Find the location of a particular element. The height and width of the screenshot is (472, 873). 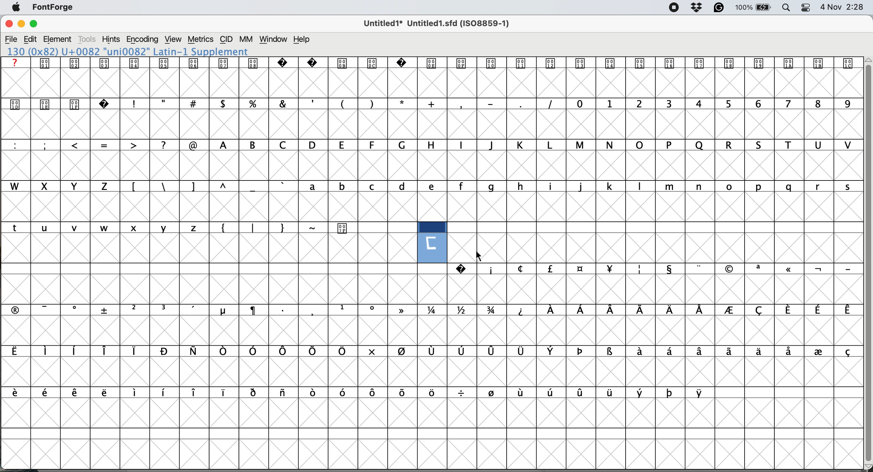

cid is located at coordinates (226, 39).